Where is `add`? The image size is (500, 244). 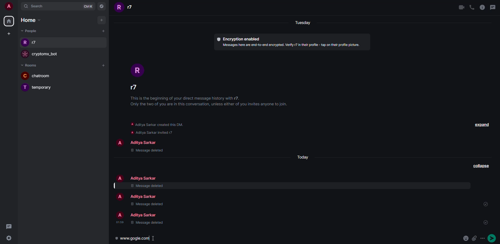 add is located at coordinates (103, 31).